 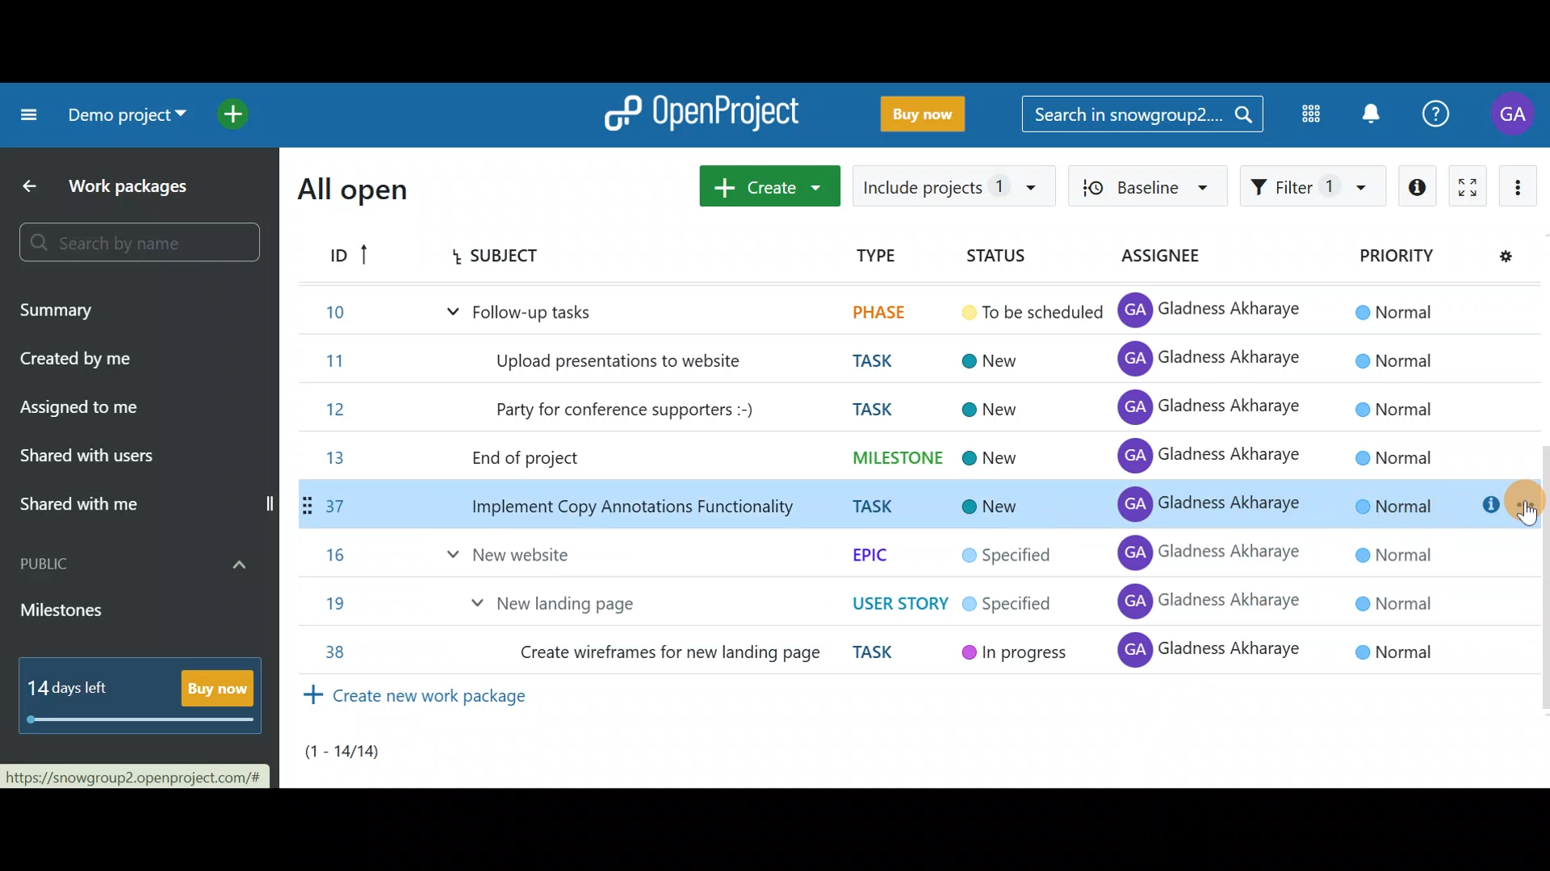 I want to click on Created by me, so click(x=108, y=358).